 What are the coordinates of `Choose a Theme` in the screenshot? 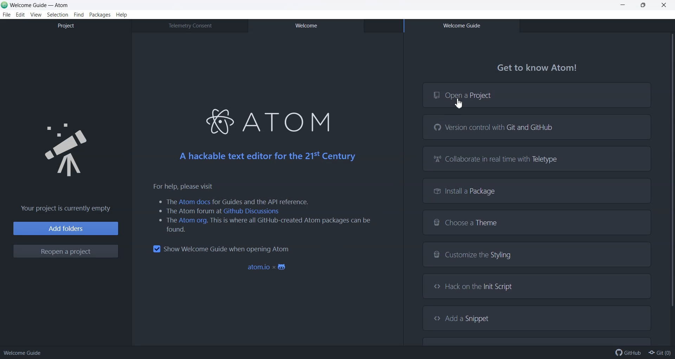 It's located at (538, 222).